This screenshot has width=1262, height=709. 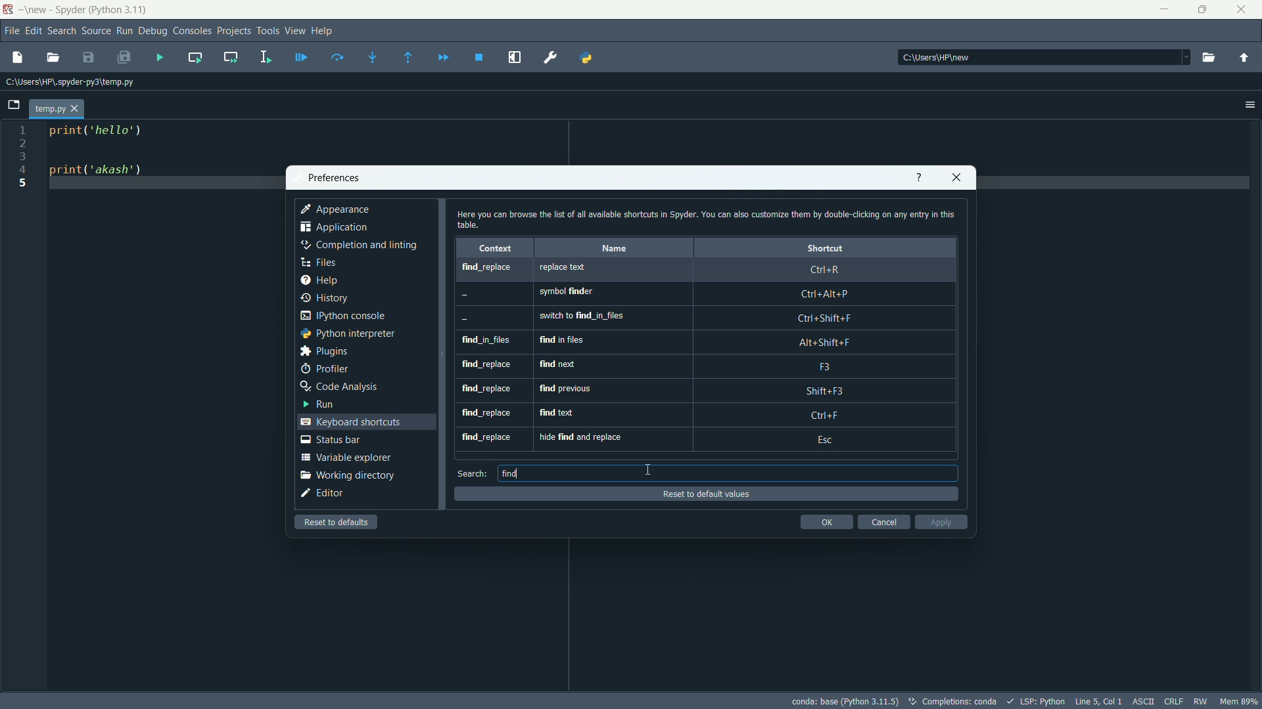 I want to click on print('print hello') , so click(x=105, y=137).